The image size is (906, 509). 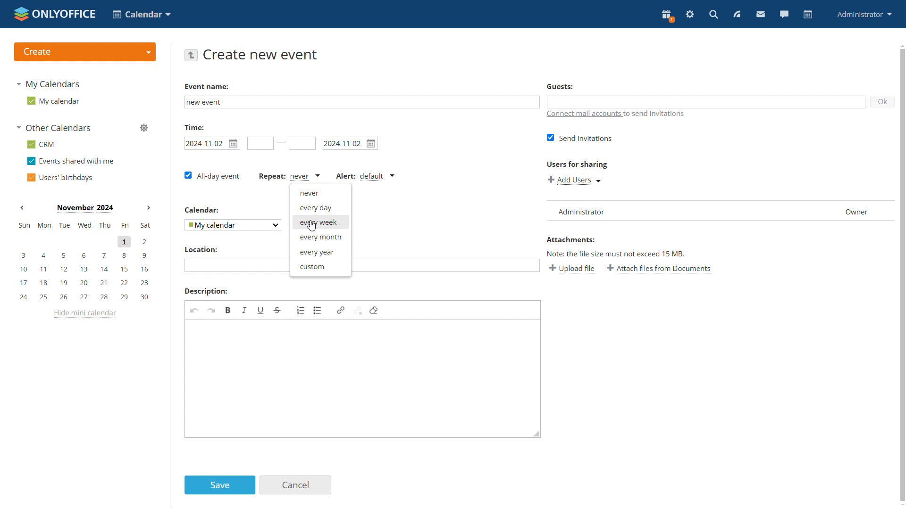 What do you see at coordinates (229, 310) in the screenshot?
I see `bold` at bounding box center [229, 310].